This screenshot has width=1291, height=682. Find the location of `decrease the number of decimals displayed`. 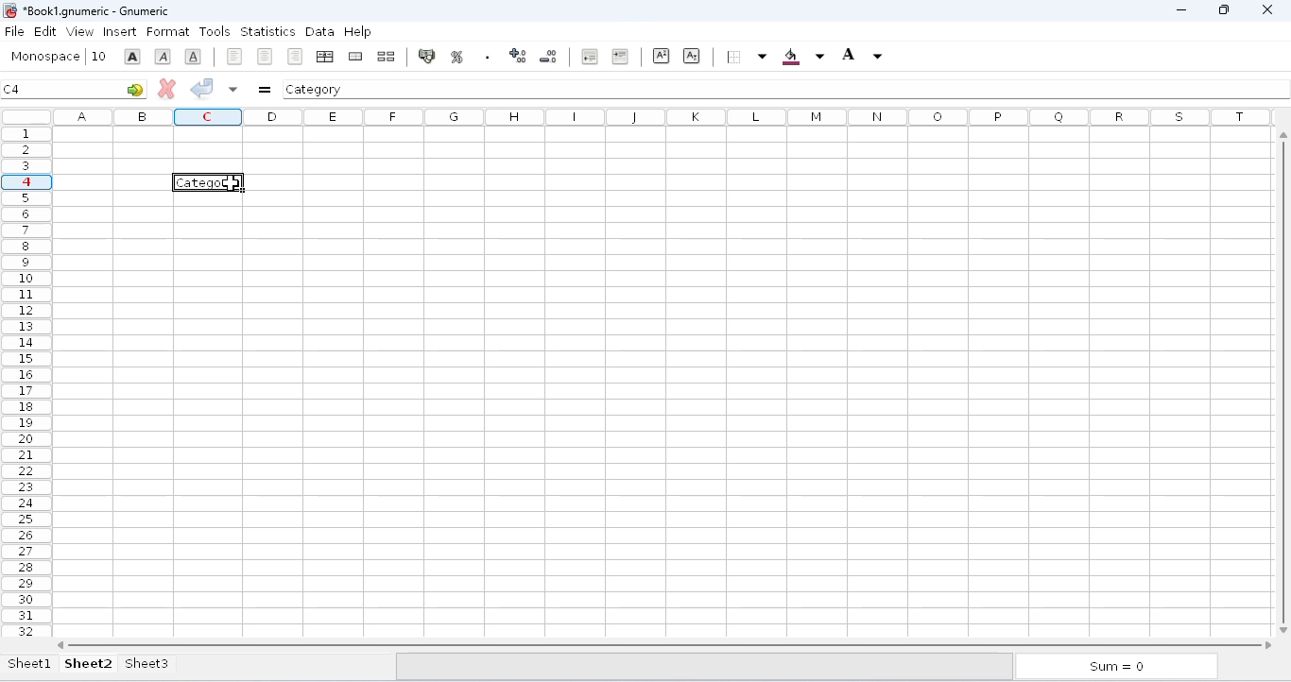

decrease the number of decimals displayed is located at coordinates (549, 56).